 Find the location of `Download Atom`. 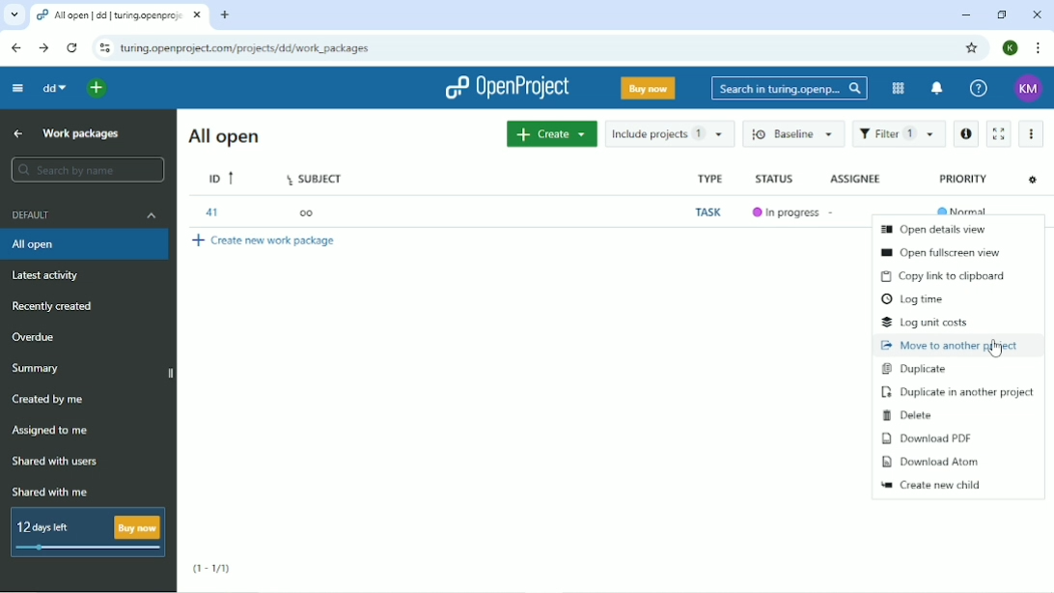

Download Atom is located at coordinates (931, 462).